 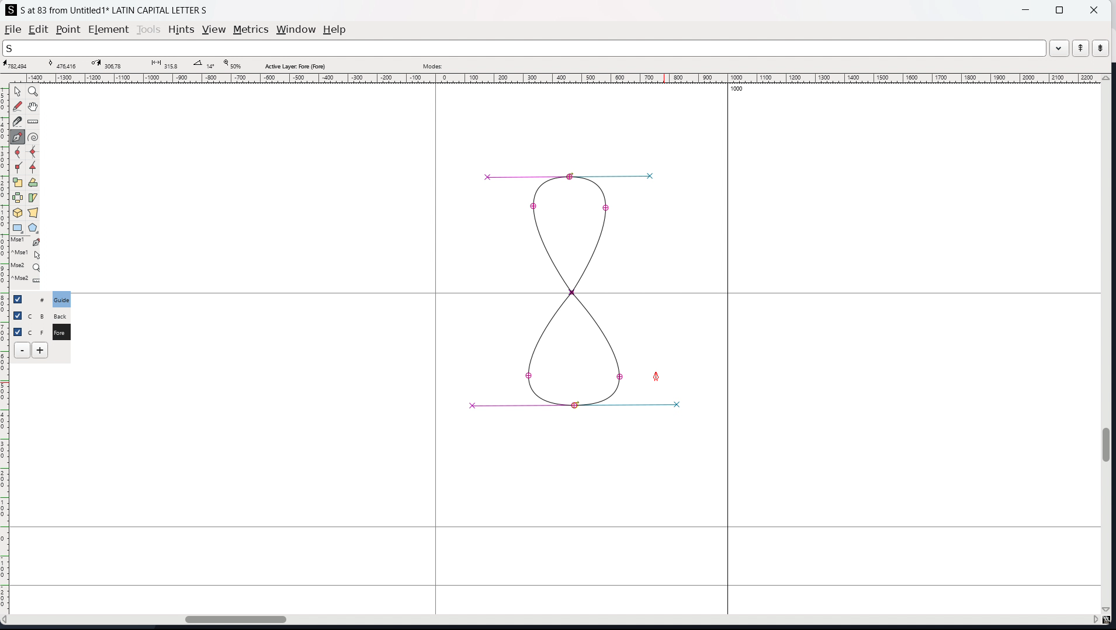 What do you see at coordinates (67, 30) in the screenshot?
I see `point` at bounding box center [67, 30].